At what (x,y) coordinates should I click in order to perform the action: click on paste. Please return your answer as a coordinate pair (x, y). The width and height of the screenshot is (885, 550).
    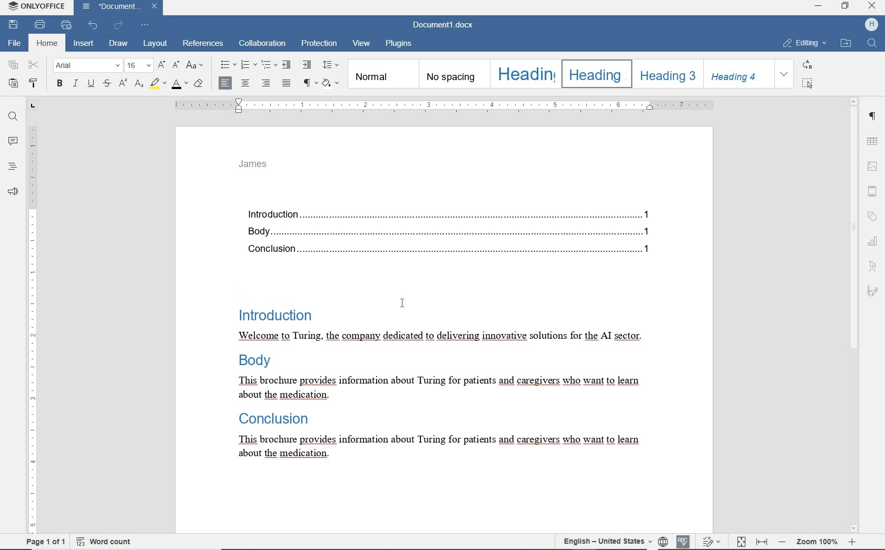
    Looking at the image, I should click on (12, 83).